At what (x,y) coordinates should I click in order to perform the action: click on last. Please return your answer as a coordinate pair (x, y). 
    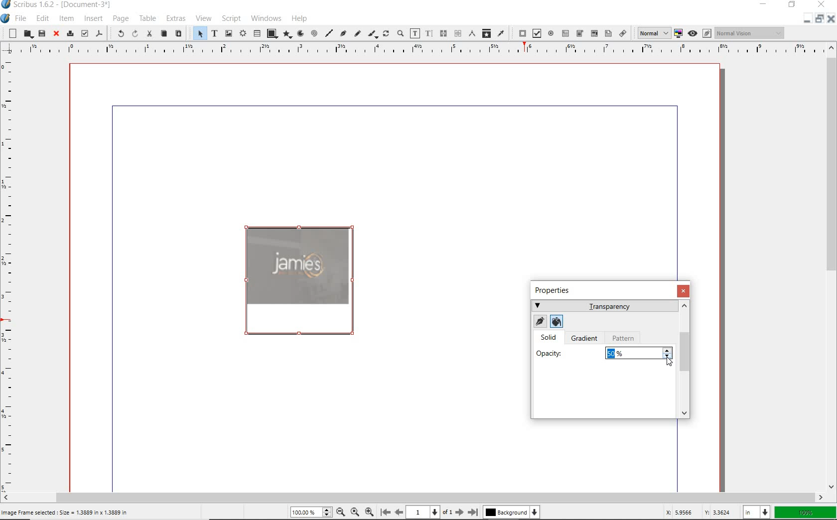
    Looking at the image, I should click on (473, 513).